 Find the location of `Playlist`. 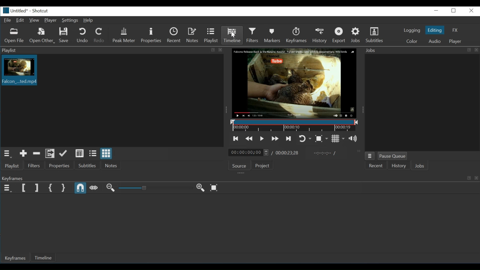

Playlist is located at coordinates (211, 35).